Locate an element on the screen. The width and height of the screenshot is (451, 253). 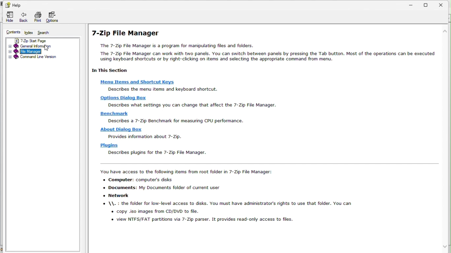
Help  is located at coordinates (15, 4).